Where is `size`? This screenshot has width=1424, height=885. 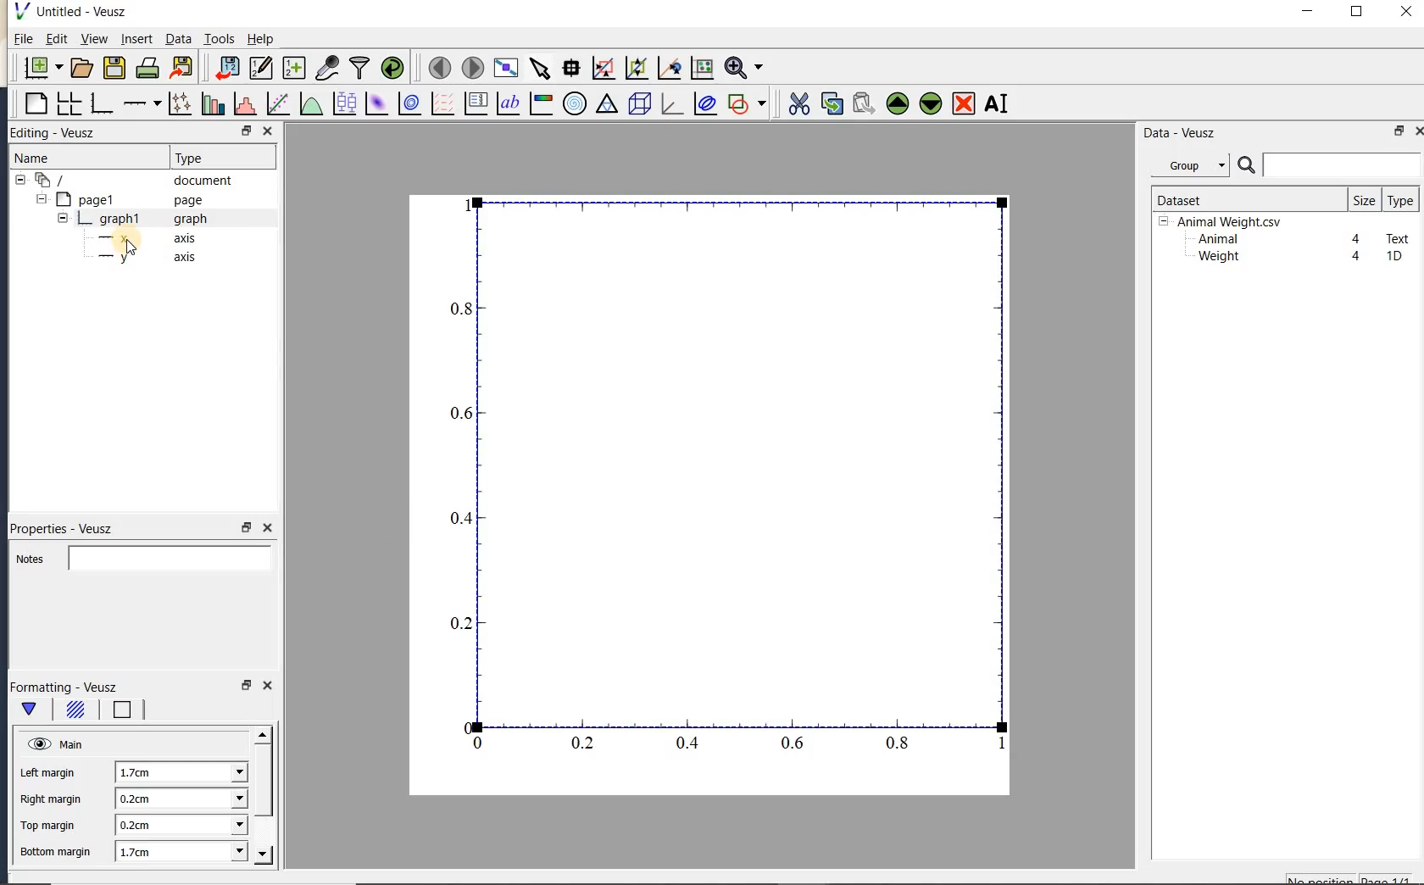 size is located at coordinates (1364, 199).